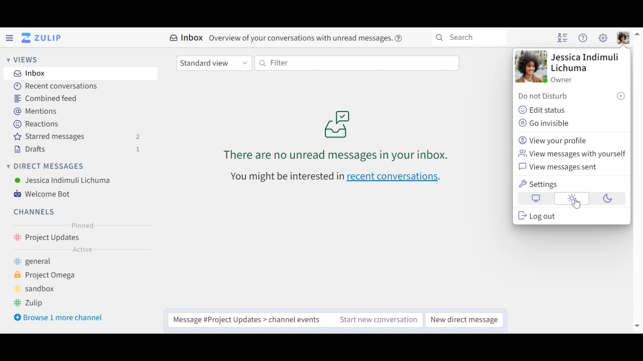  I want to click on Edit Status, so click(542, 109).